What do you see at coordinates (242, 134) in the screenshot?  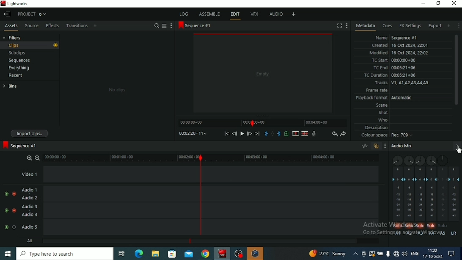 I see `Play` at bounding box center [242, 134].